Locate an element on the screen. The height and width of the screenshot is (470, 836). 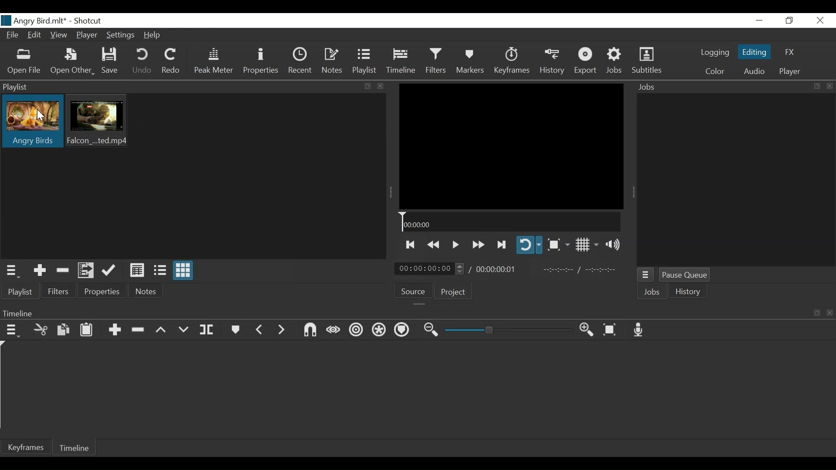
Ripple markers is located at coordinates (401, 331).